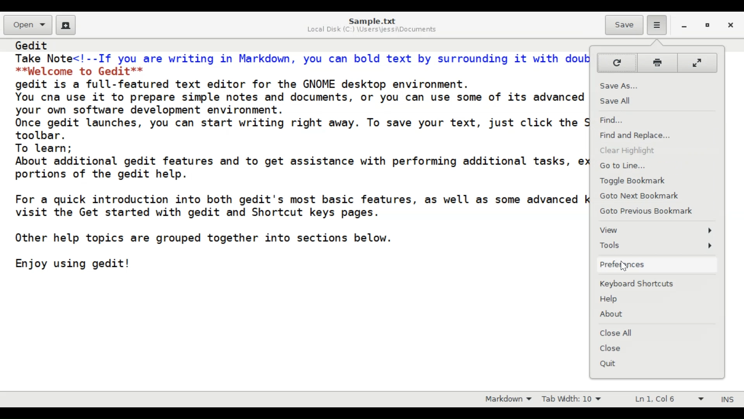 The width and height of the screenshot is (744, 419). What do you see at coordinates (372, 30) in the screenshot?
I see `Local Disk (C:) \Users\jessi\Documents` at bounding box center [372, 30].